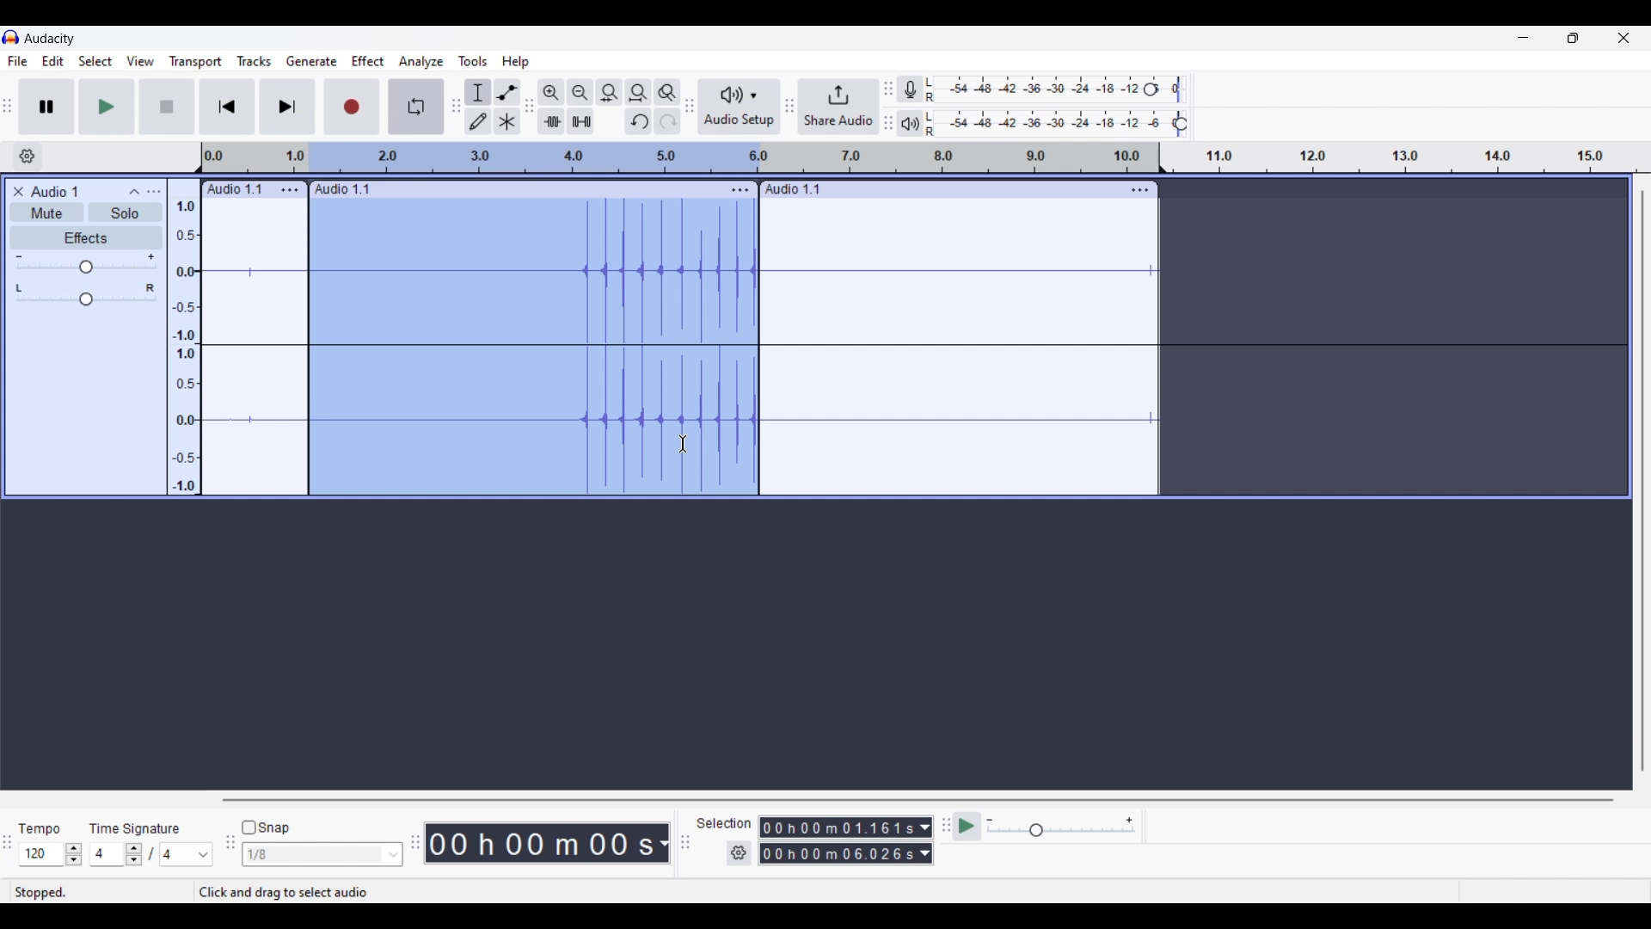  What do you see at coordinates (667, 121) in the screenshot?
I see `Redo` at bounding box center [667, 121].